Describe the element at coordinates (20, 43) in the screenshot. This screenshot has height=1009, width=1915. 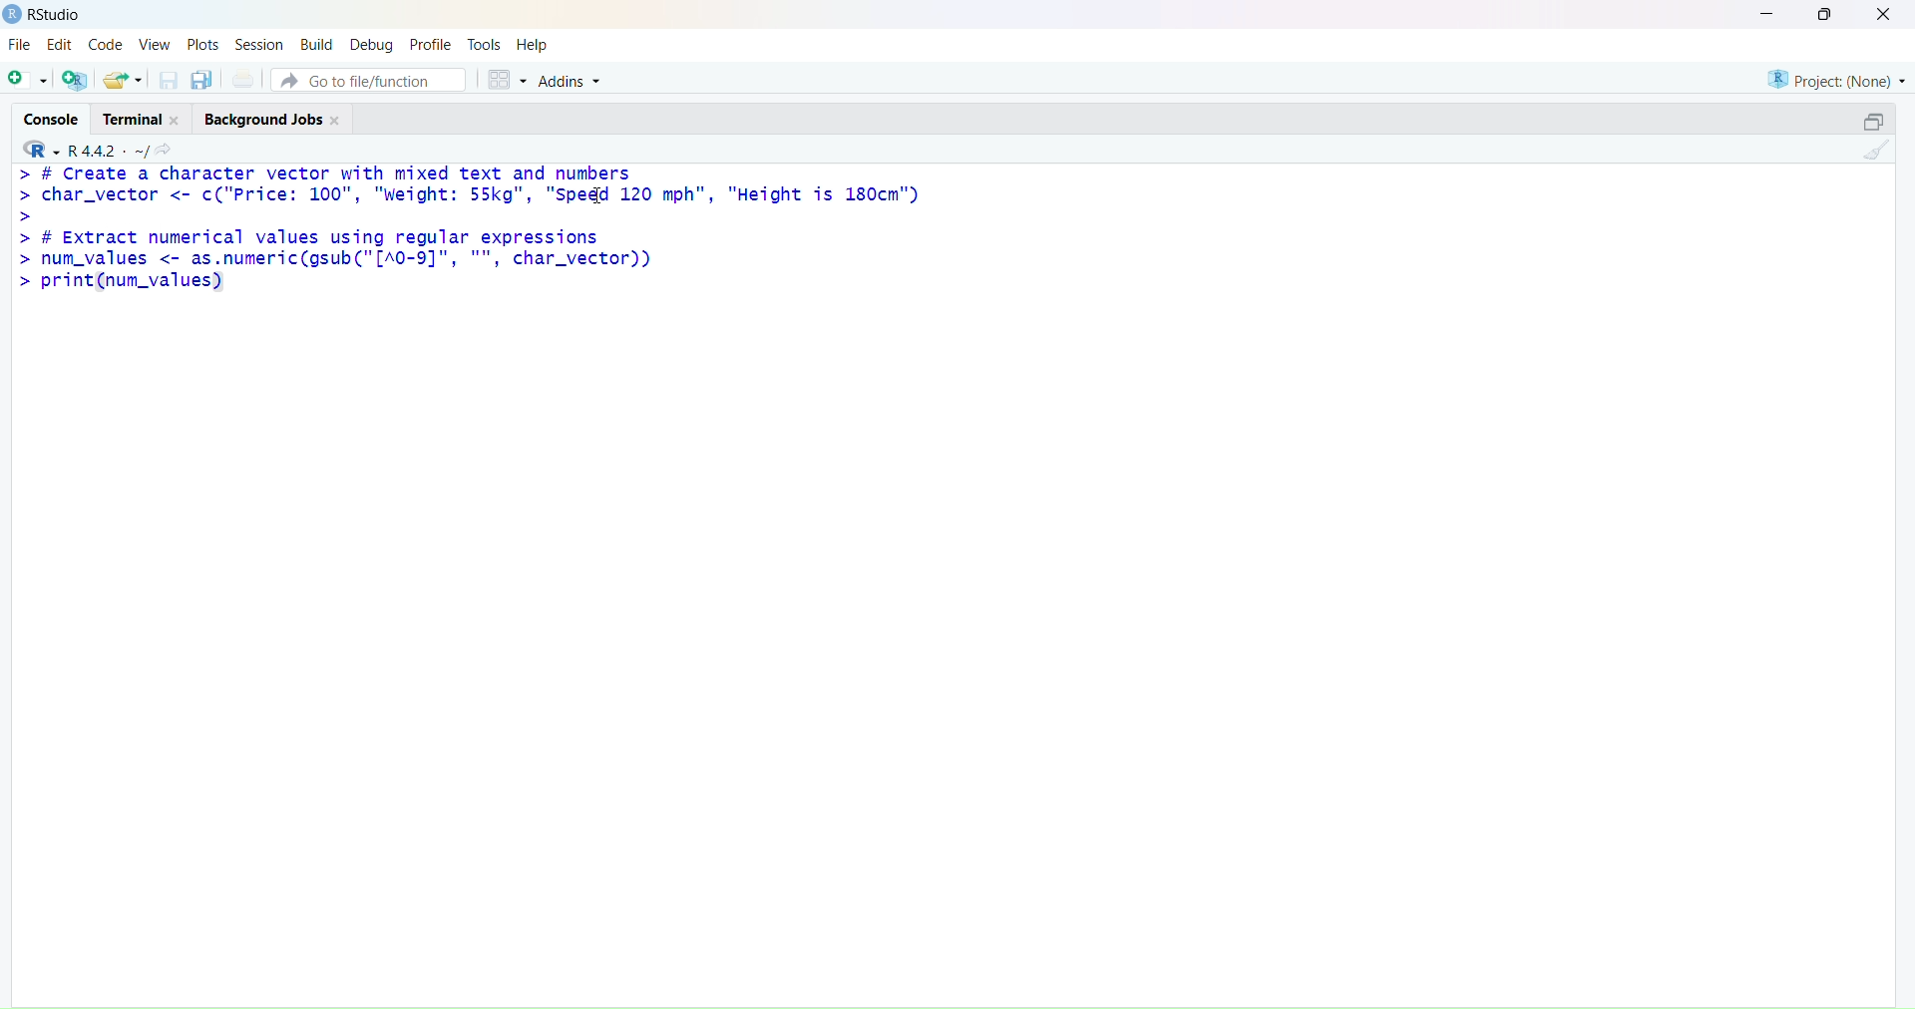
I see `file` at that location.